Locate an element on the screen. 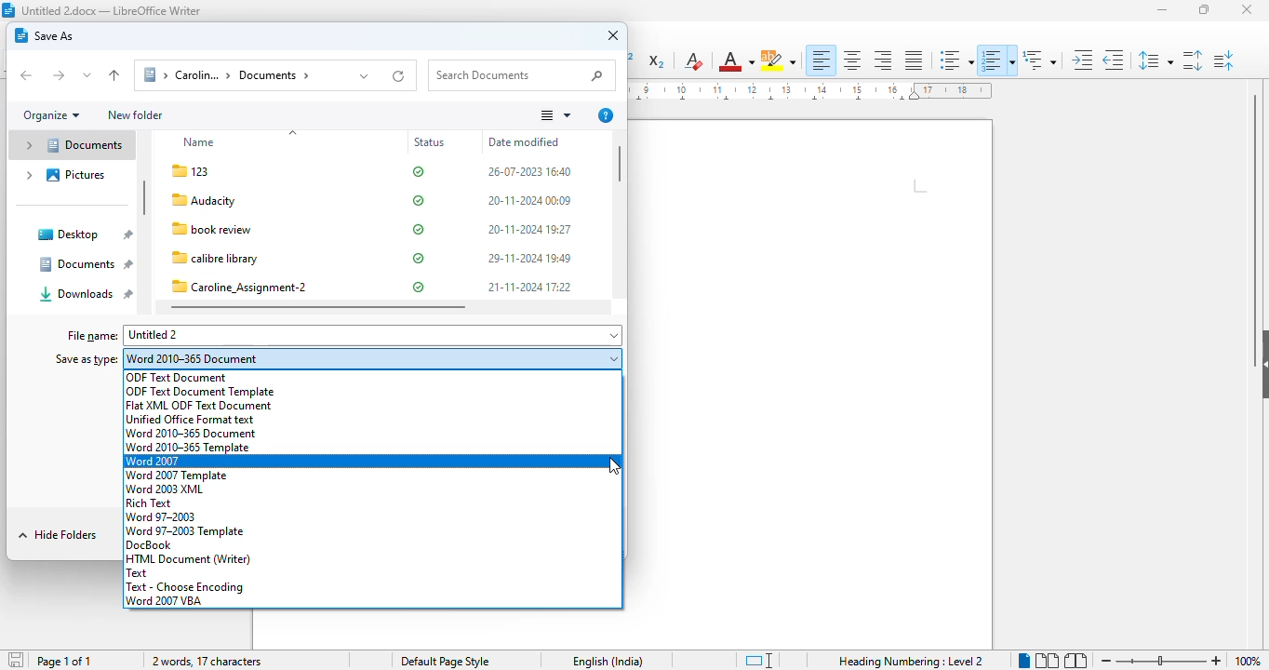 The width and height of the screenshot is (1269, 670). file name:  is located at coordinates (92, 336).